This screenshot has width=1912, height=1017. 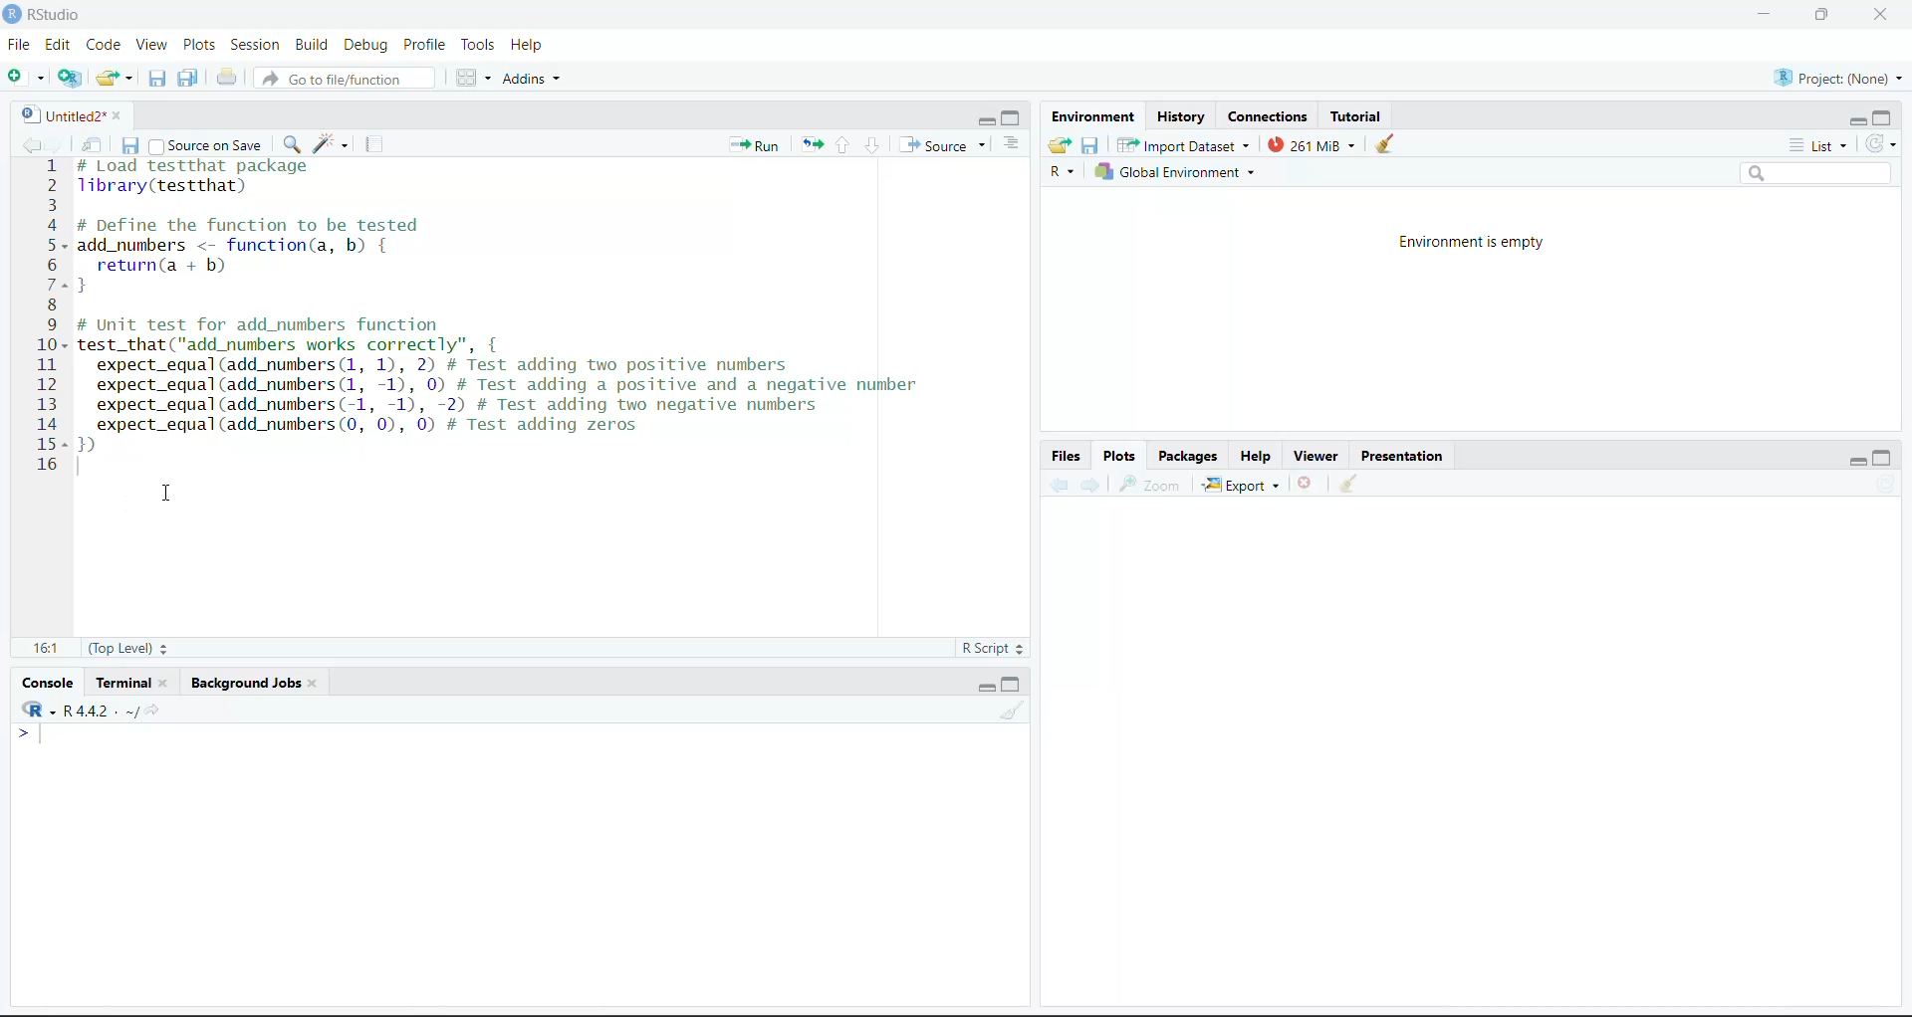 I want to click on create a project, so click(x=68, y=78).